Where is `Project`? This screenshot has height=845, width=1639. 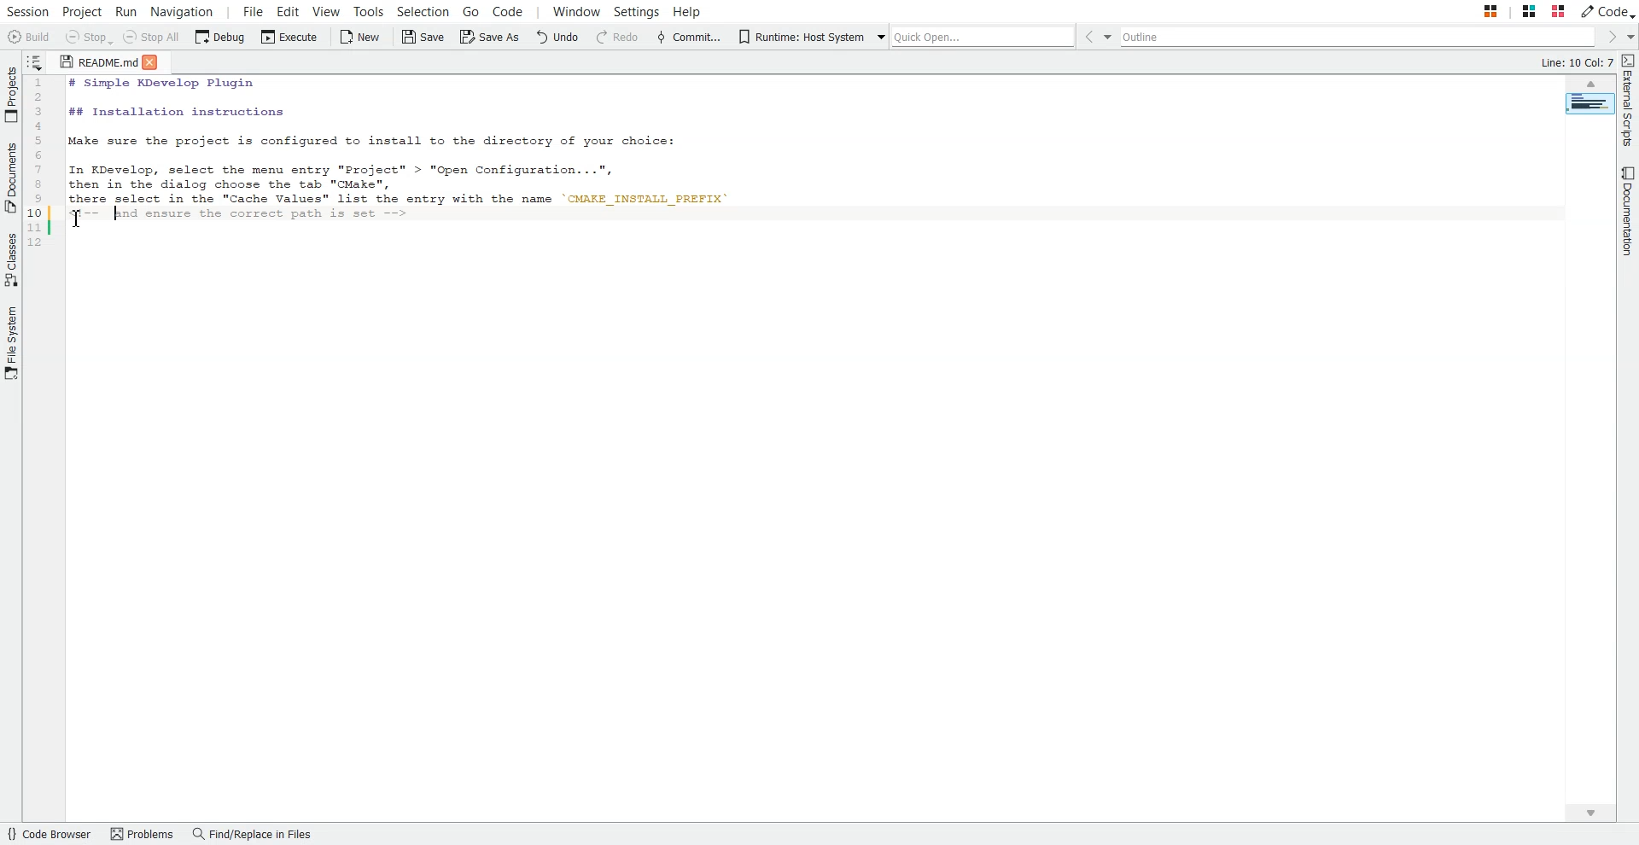 Project is located at coordinates (82, 10).